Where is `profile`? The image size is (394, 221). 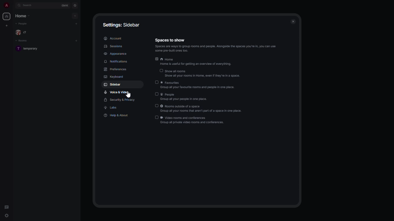 profile is located at coordinates (6, 5).